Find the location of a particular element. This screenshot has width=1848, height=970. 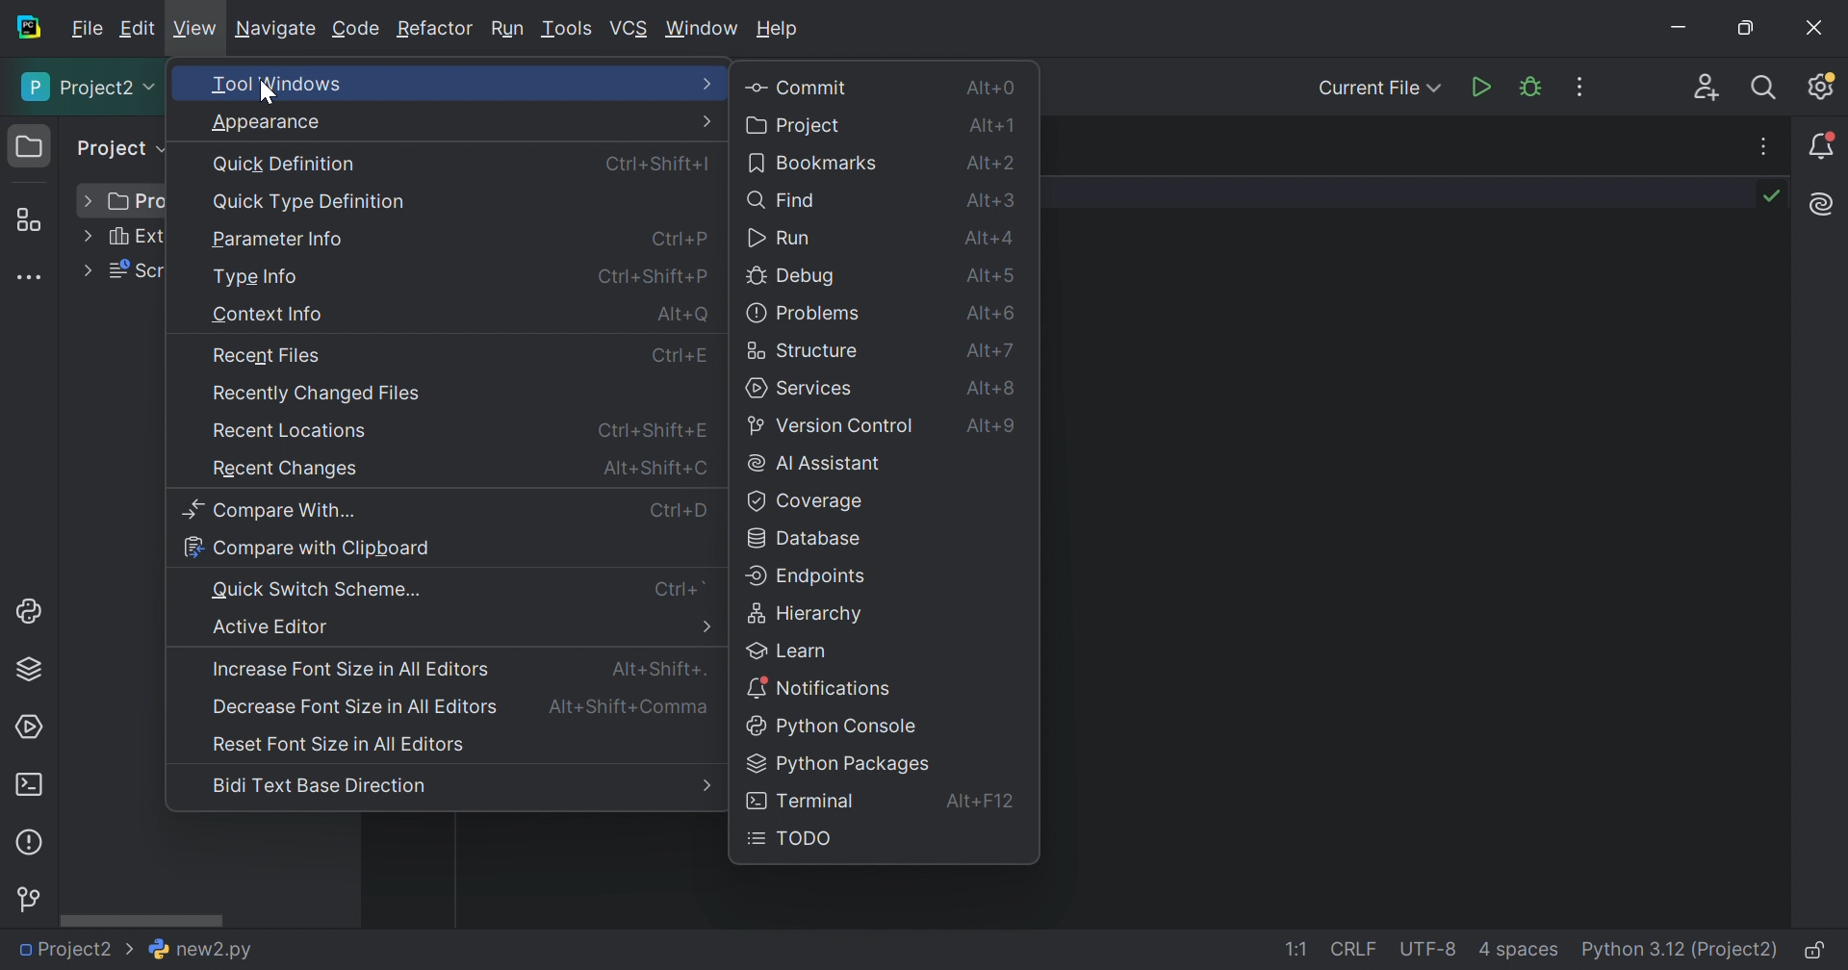

TODO is located at coordinates (794, 839).